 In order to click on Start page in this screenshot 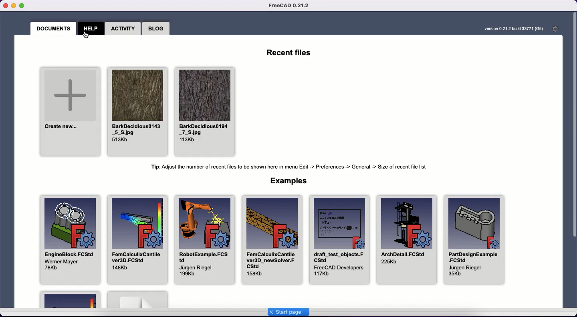, I will do `click(288, 312)`.